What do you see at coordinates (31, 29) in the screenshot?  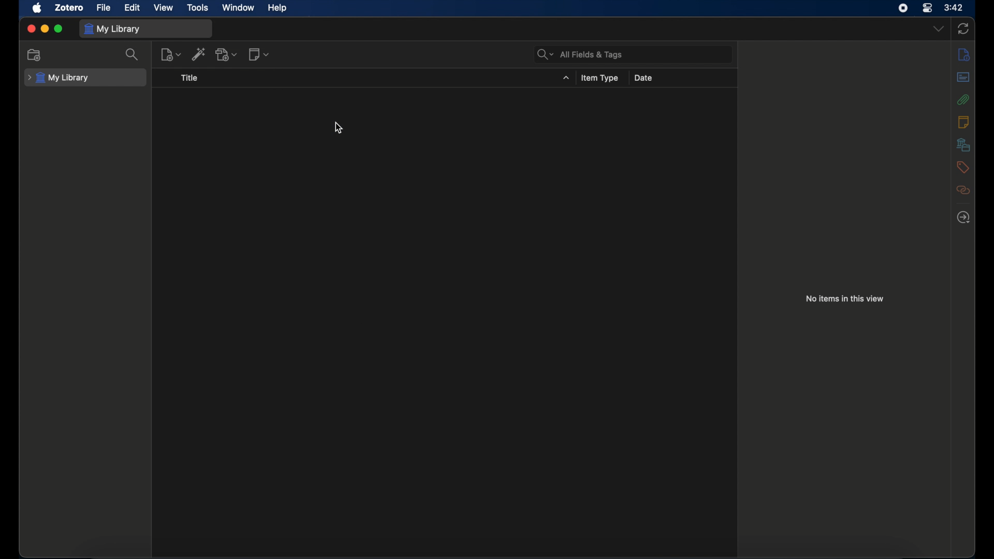 I see `close` at bounding box center [31, 29].